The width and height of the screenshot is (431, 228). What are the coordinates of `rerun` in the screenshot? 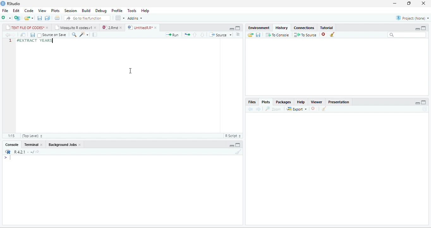 It's located at (187, 34).